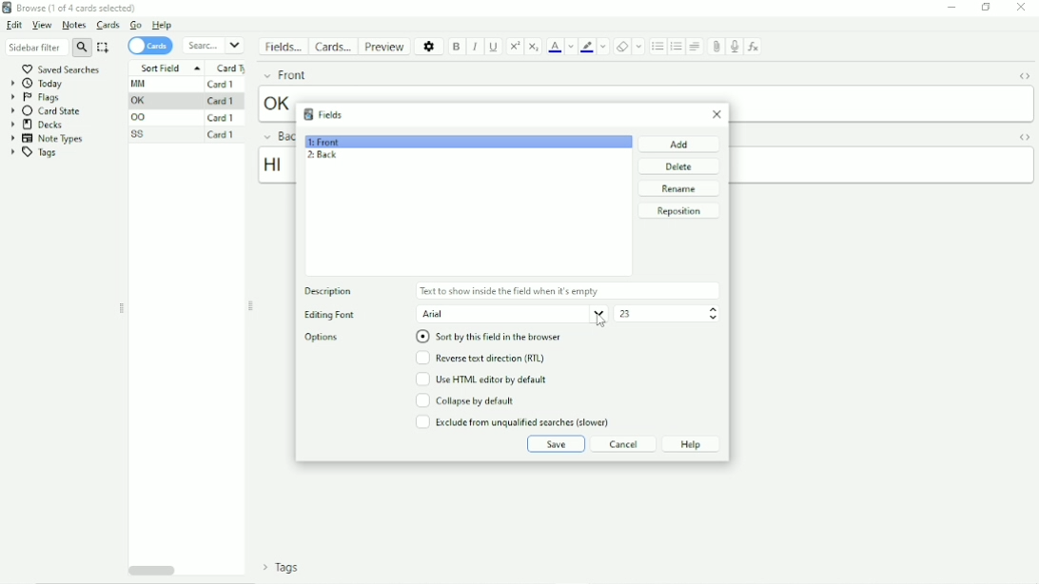 The height and width of the screenshot is (584, 1039). I want to click on Flags, so click(35, 98).